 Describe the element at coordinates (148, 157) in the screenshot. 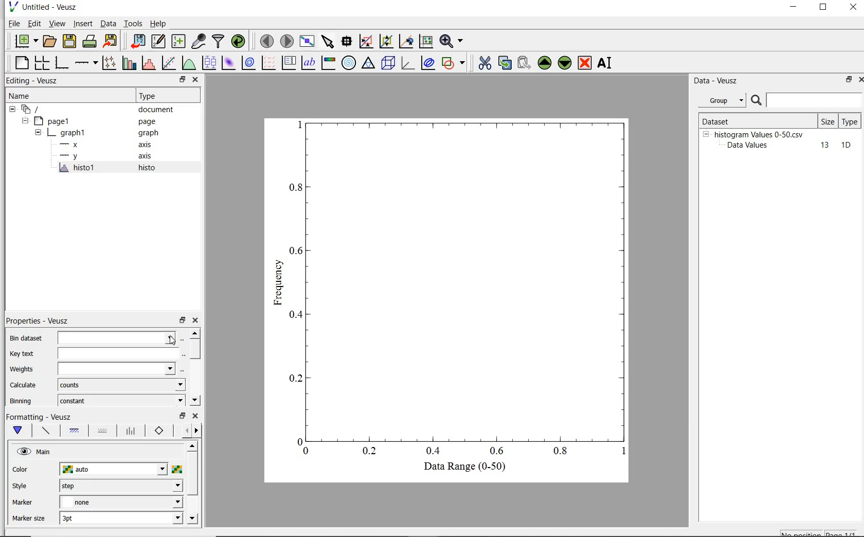

I see `axis` at that location.